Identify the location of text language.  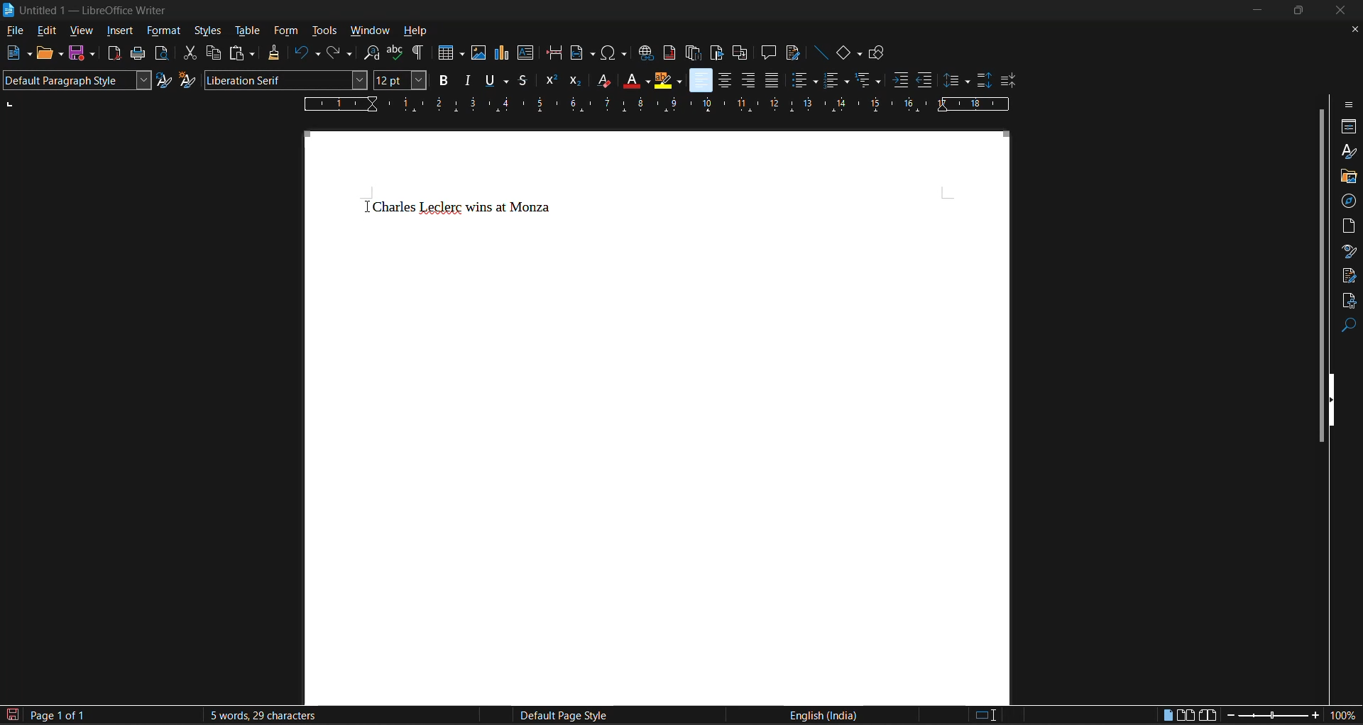
(821, 714).